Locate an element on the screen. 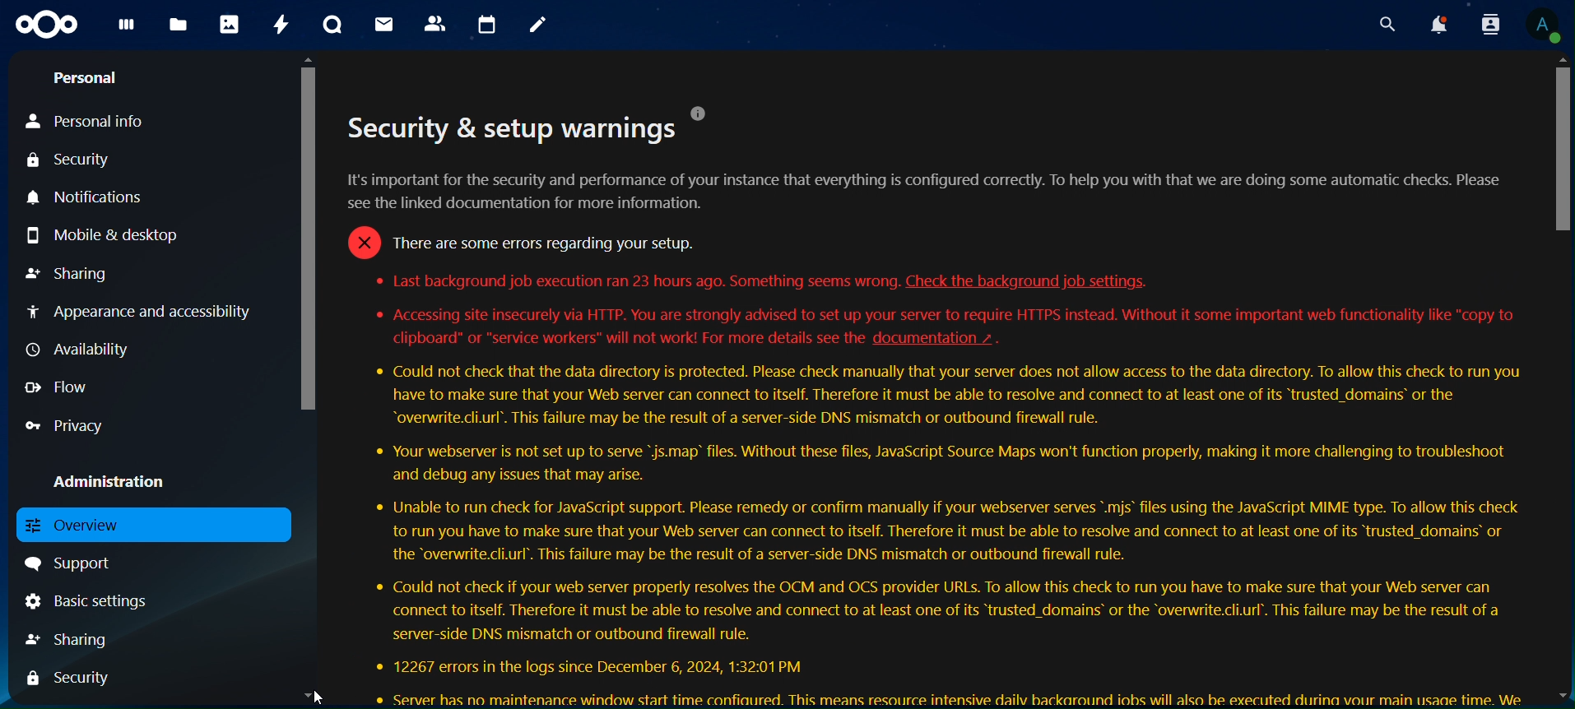 This screenshot has width=1575, height=709. talk is located at coordinates (332, 25).